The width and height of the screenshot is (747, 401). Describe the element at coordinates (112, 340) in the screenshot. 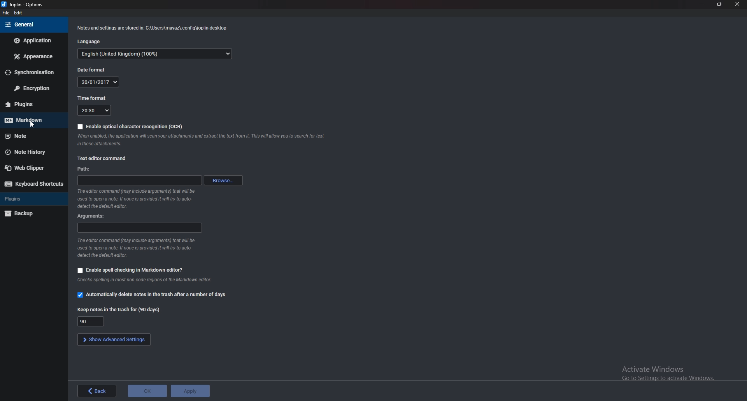

I see `Show advanced settings` at that location.